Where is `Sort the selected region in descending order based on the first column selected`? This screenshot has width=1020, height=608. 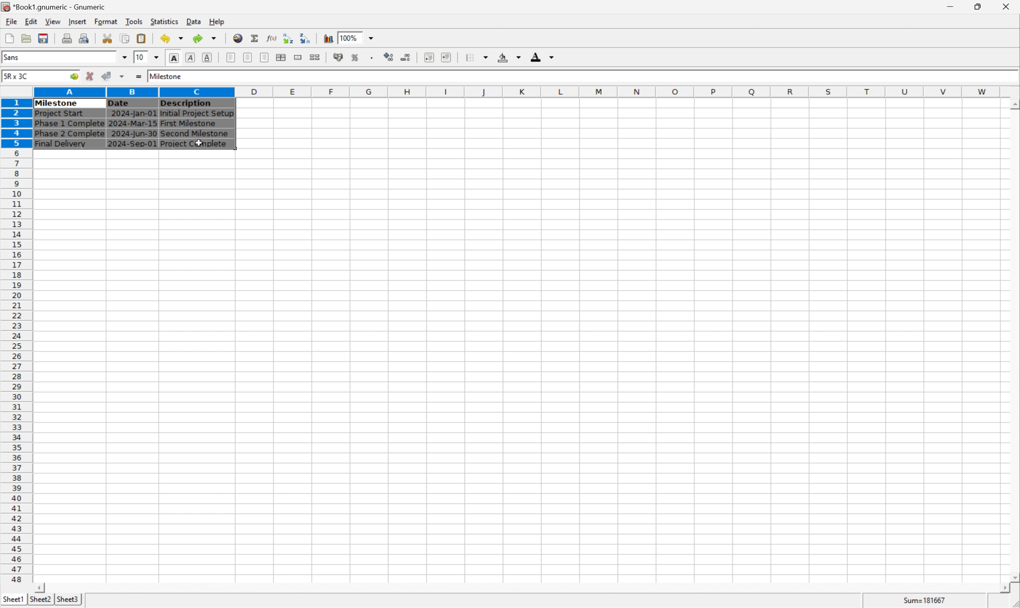
Sort the selected region in descending order based on the first column selected is located at coordinates (306, 38).